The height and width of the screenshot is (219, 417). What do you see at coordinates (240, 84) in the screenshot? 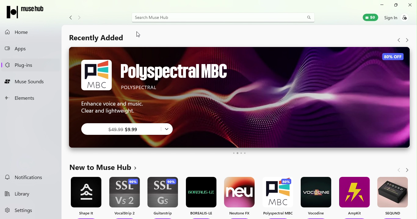
I see `Polyspectral MBC ad` at bounding box center [240, 84].